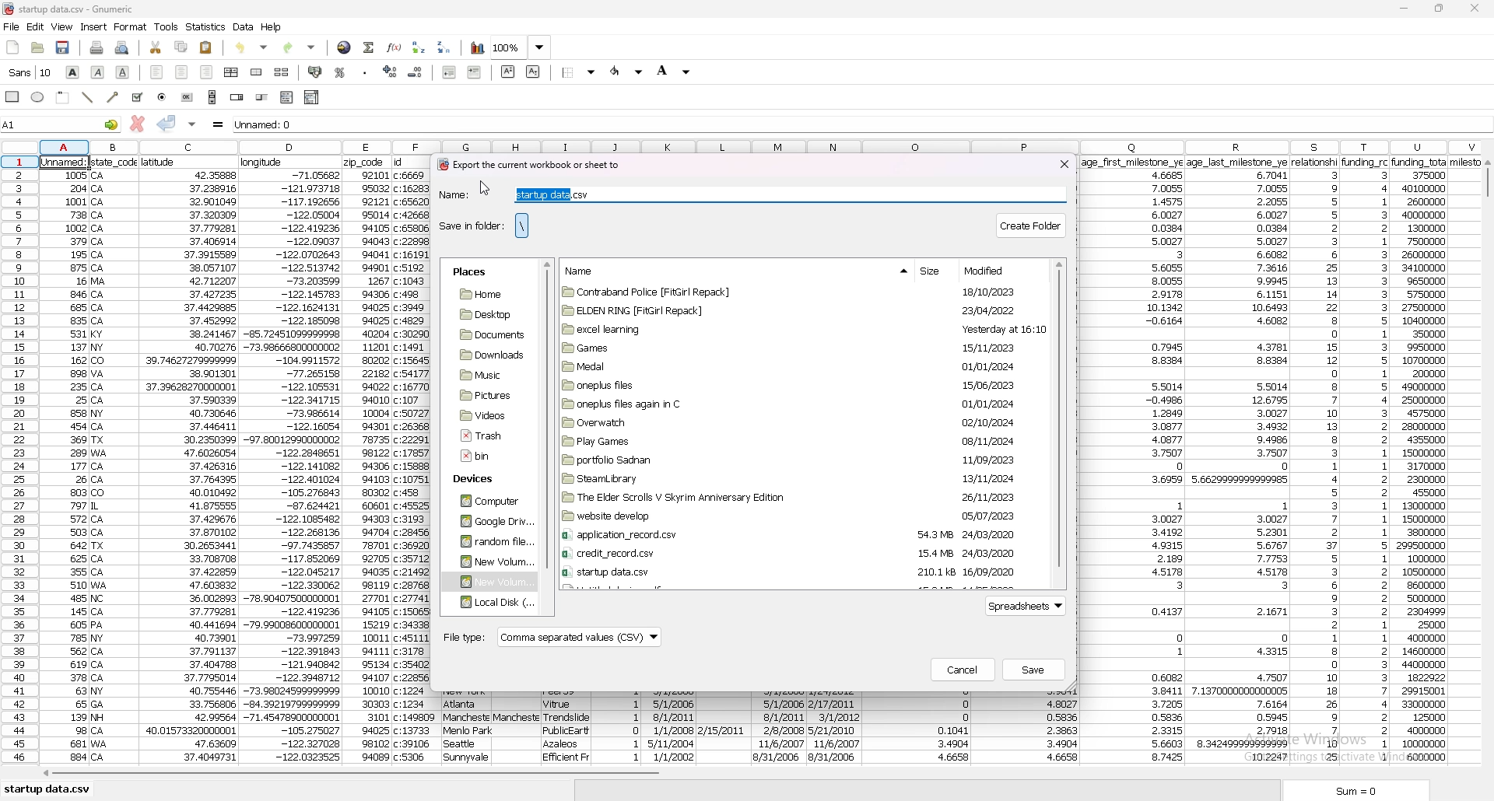 The width and height of the screenshot is (1494, 801). I want to click on daat, so click(1240, 460).